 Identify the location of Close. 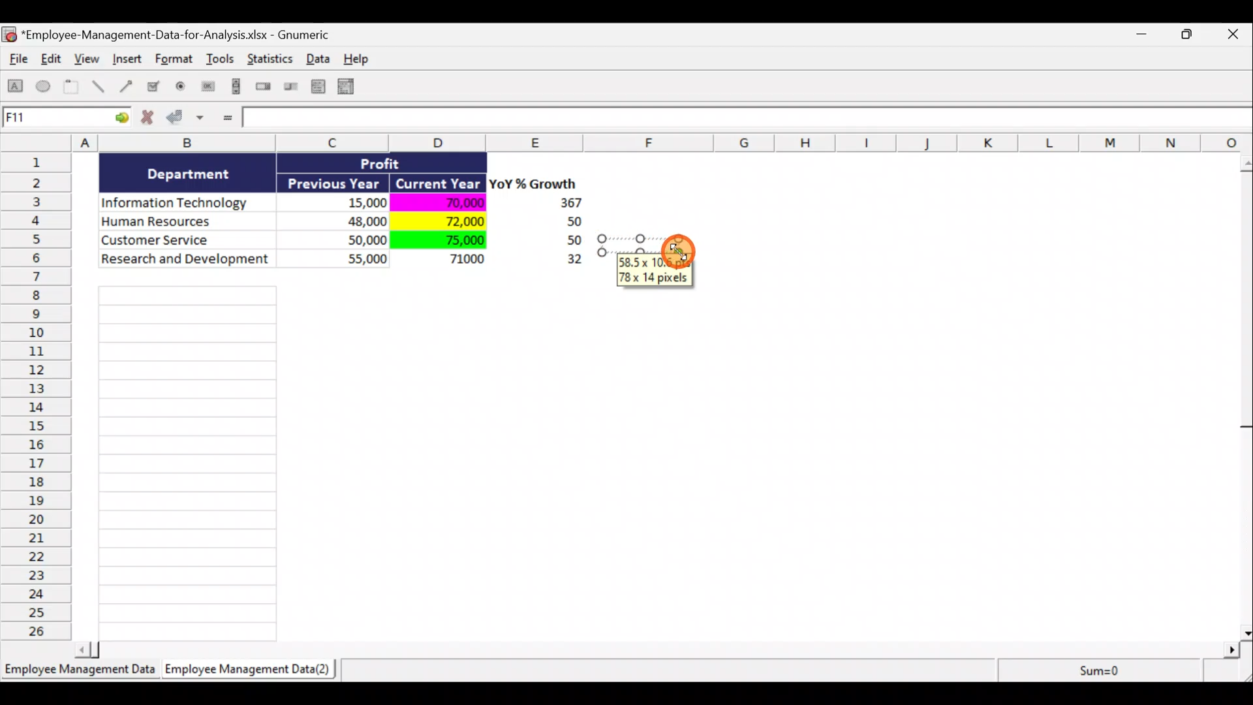
(1236, 35).